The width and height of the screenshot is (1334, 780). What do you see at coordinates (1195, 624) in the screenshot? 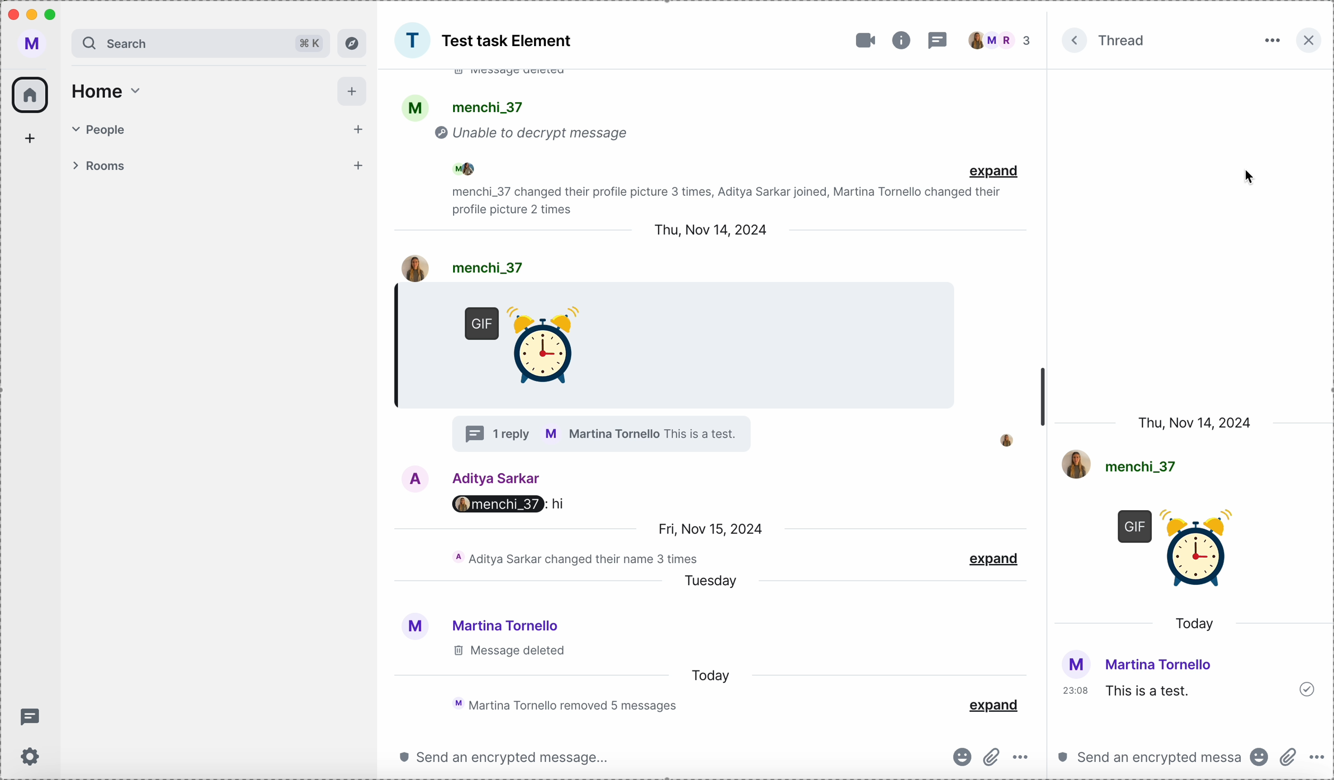
I see `today` at bounding box center [1195, 624].